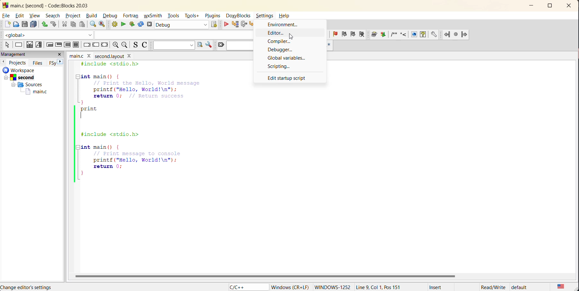 This screenshot has height=291, width=579. What do you see at coordinates (384, 286) in the screenshot?
I see `Line 9, Col 1, Pos 151` at bounding box center [384, 286].